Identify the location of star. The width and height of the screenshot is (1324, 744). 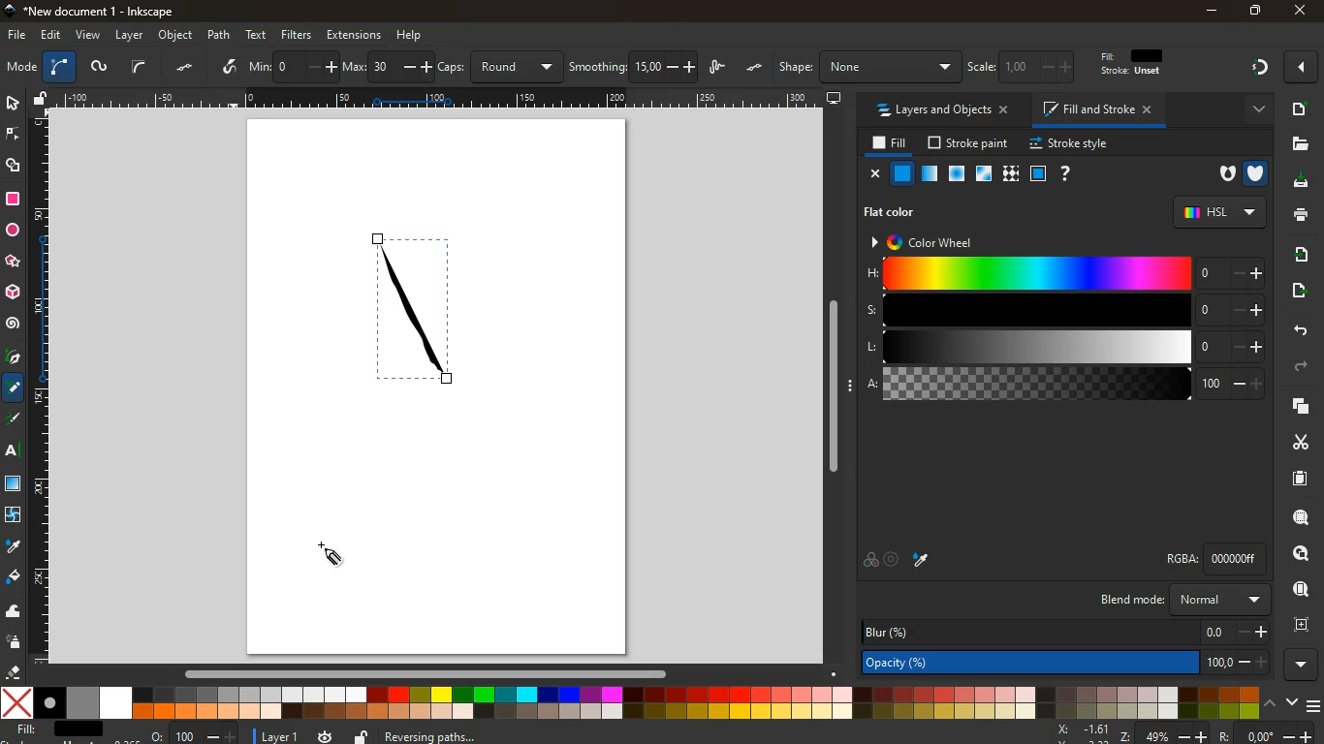
(13, 263).